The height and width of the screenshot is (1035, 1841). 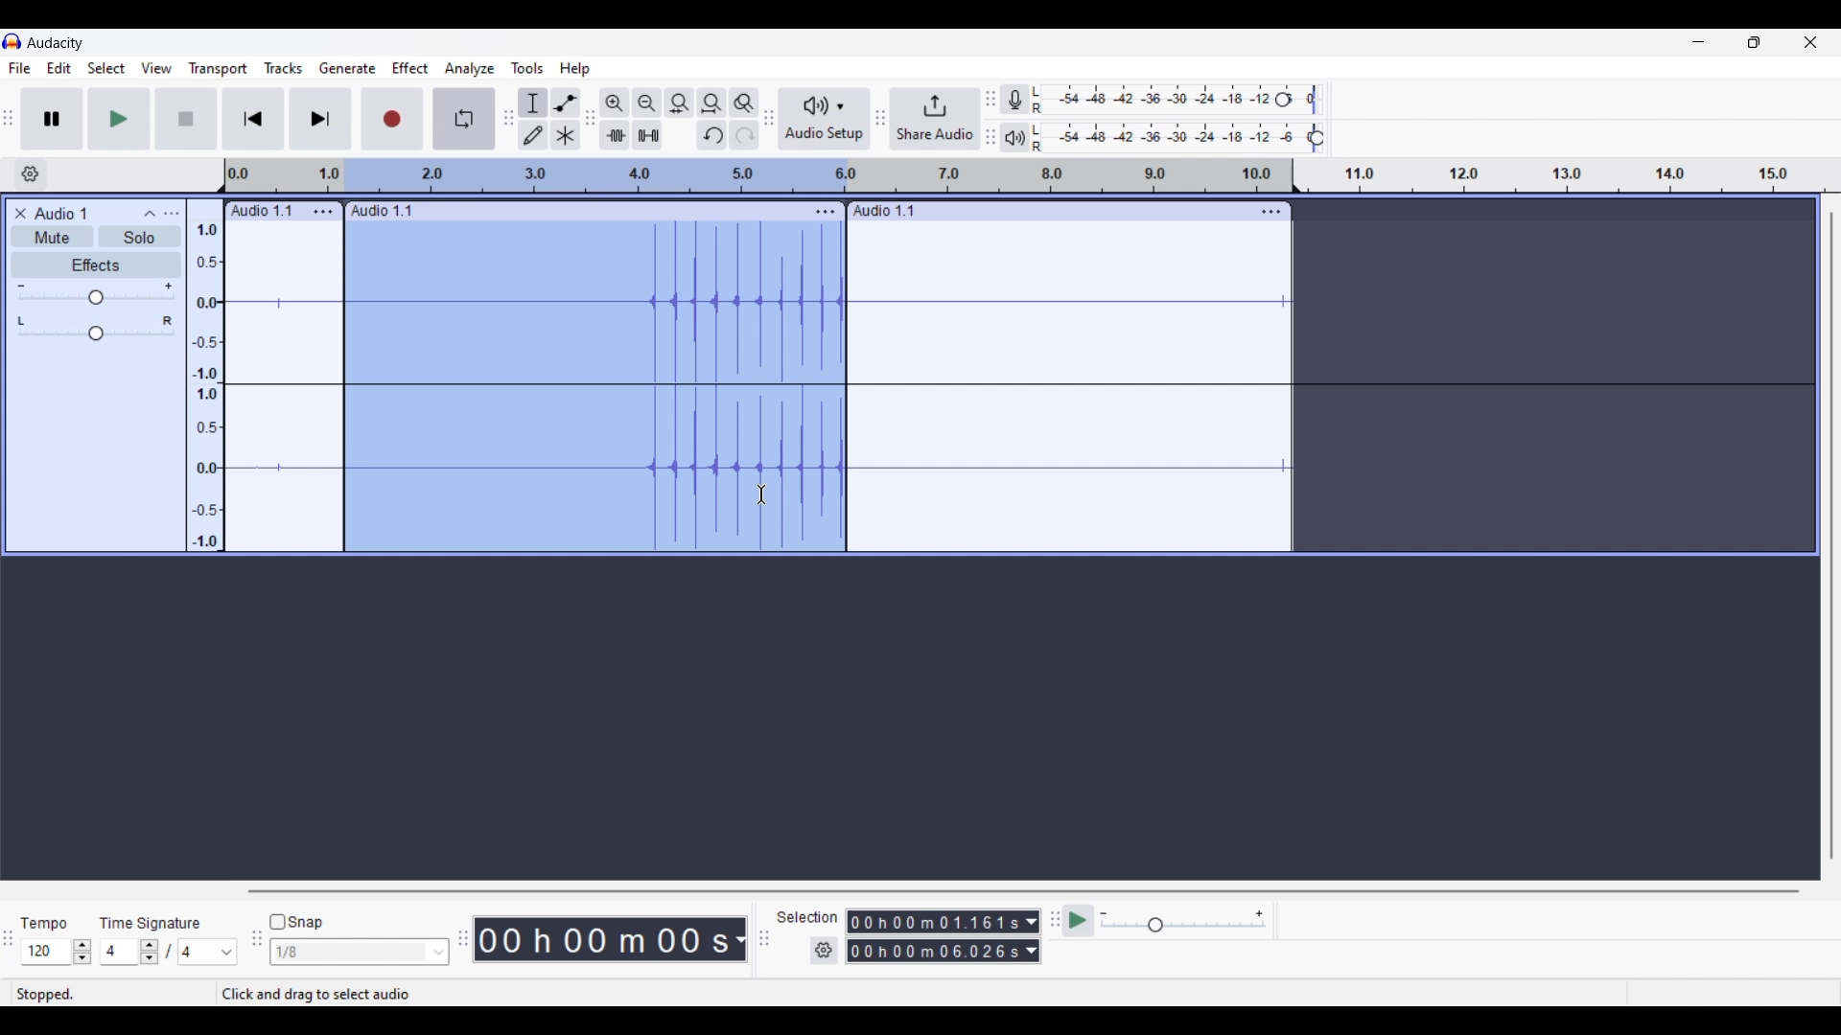 What do you see at coordinates (1014, 99) in the screenshot?
I see `Record meter` at bounding box center [1014, 99].